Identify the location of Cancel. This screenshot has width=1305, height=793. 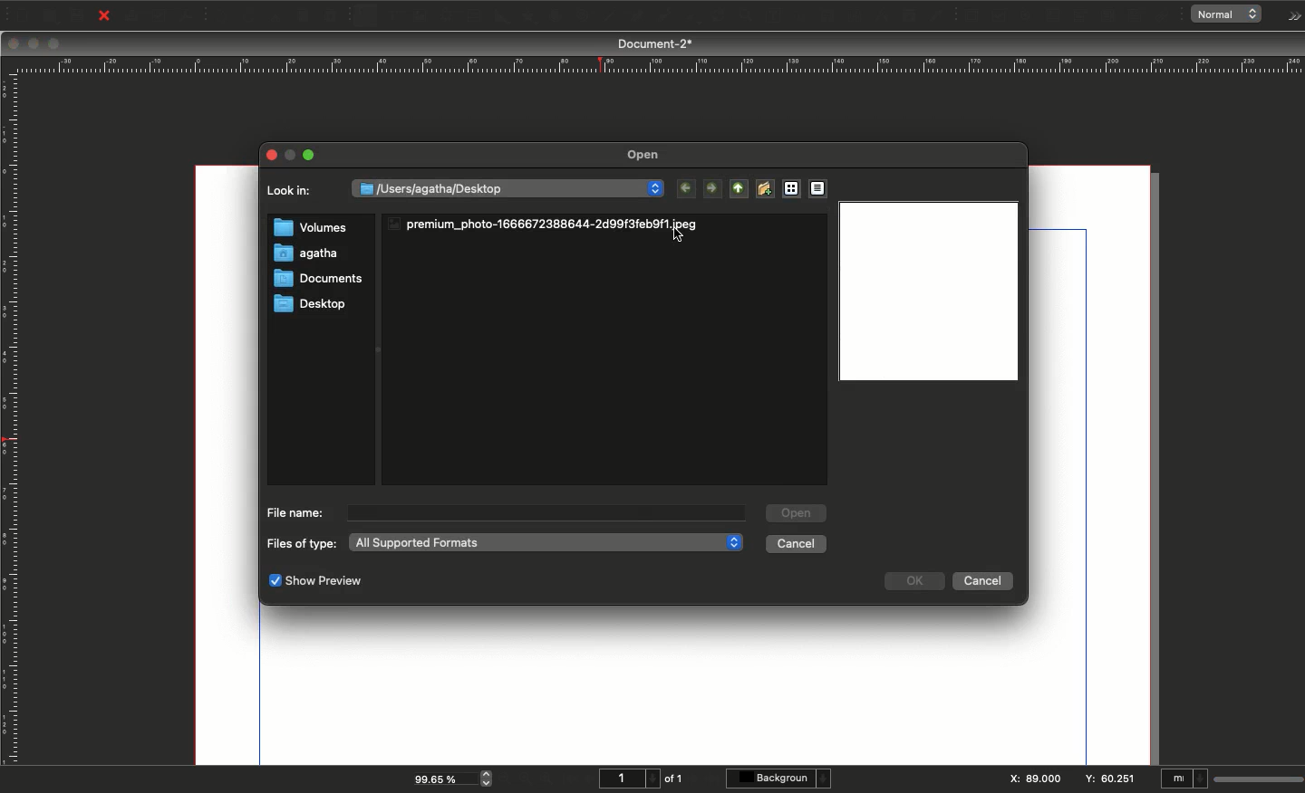
(797, 543).